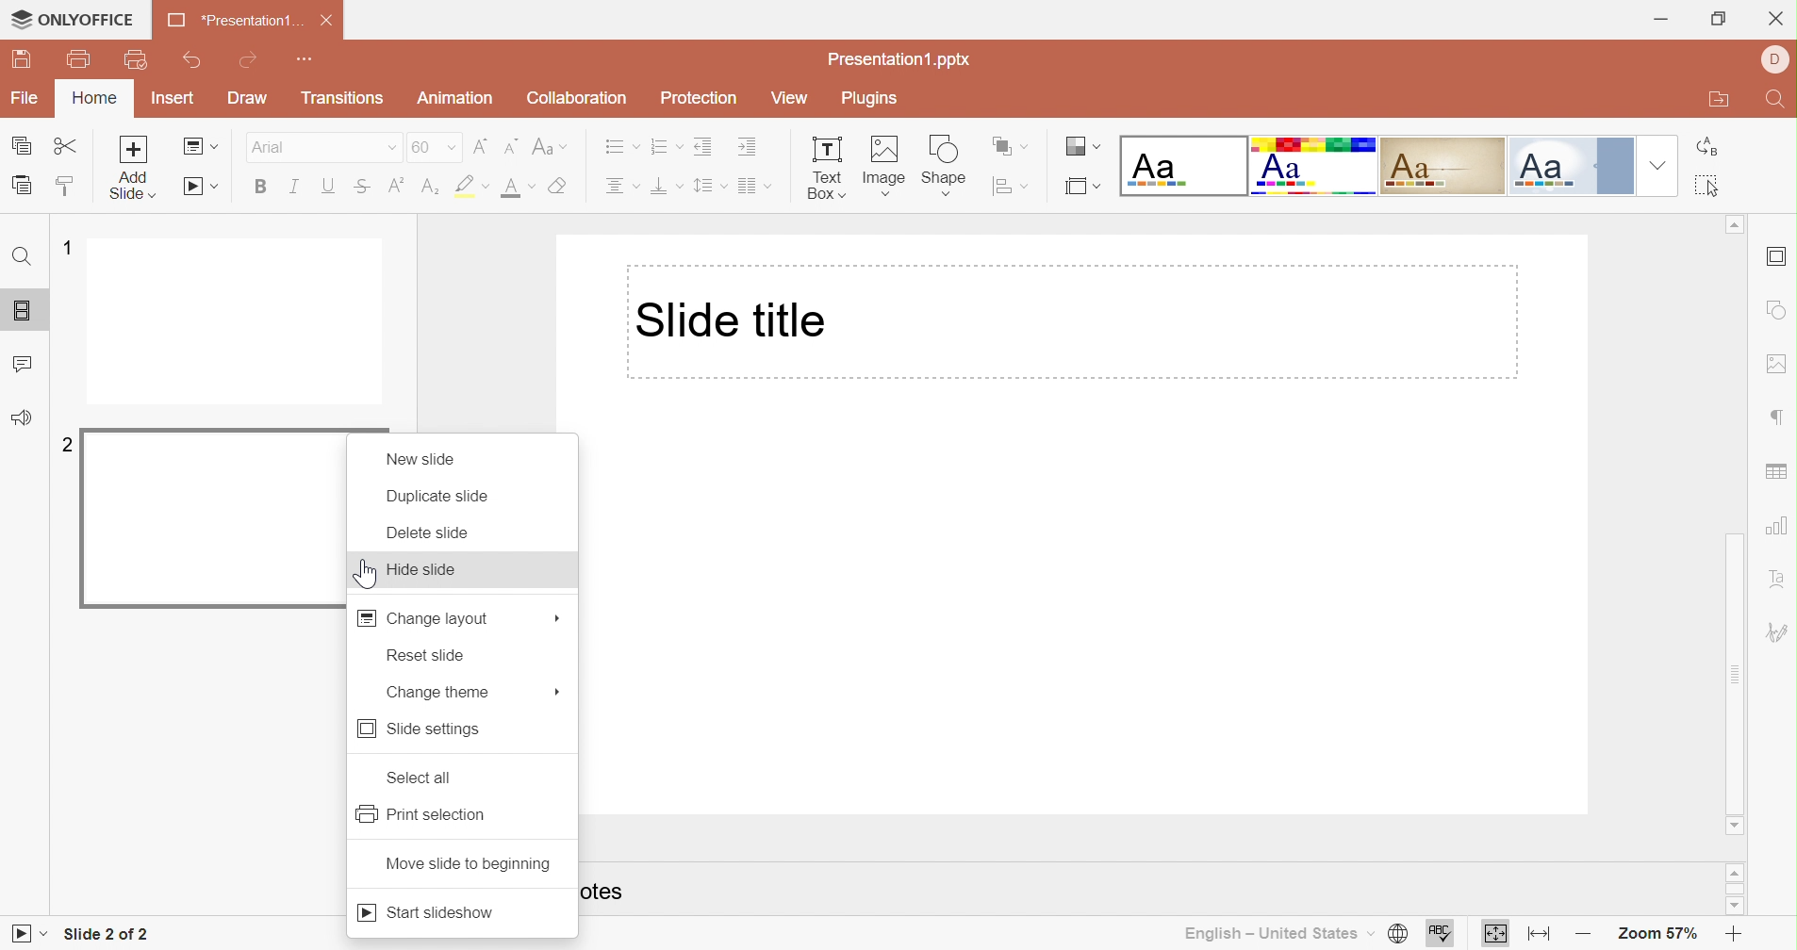 Image resolution: width=1797 pixels, height=950 pixels. Describe the element at coordinates (25, 934) in the screenshot. I see `` at that location.